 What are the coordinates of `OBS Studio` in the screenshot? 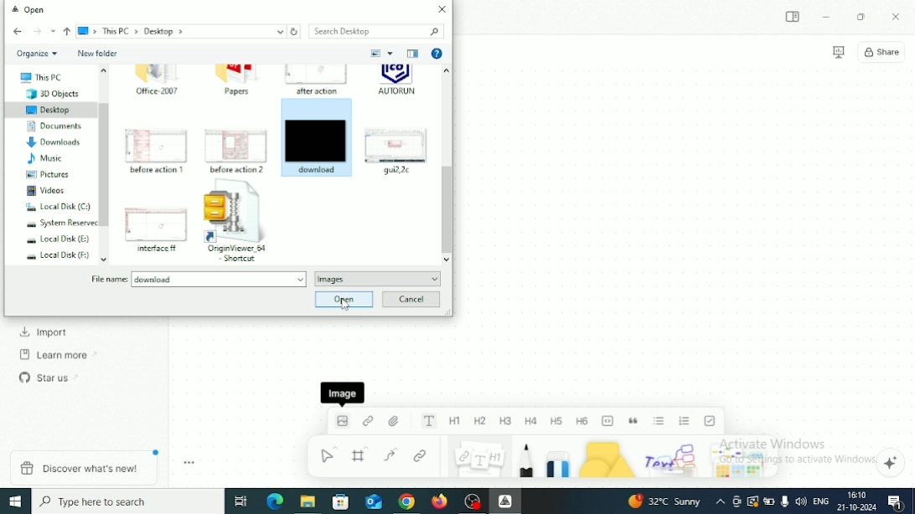 It's located at (473, 502).